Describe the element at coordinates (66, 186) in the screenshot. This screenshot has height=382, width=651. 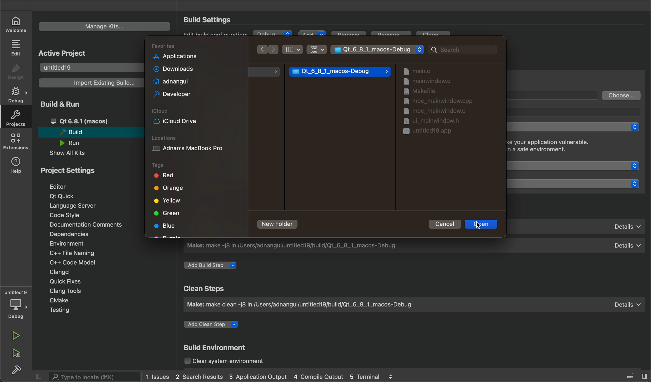
I see `editor` at that location.